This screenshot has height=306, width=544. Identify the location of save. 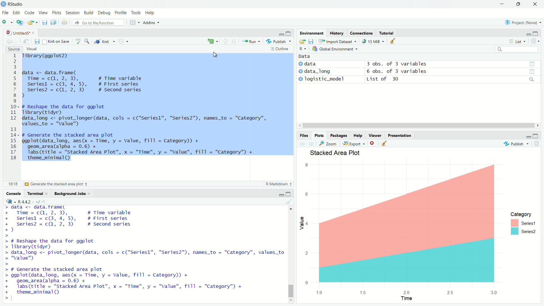
(36, 42).